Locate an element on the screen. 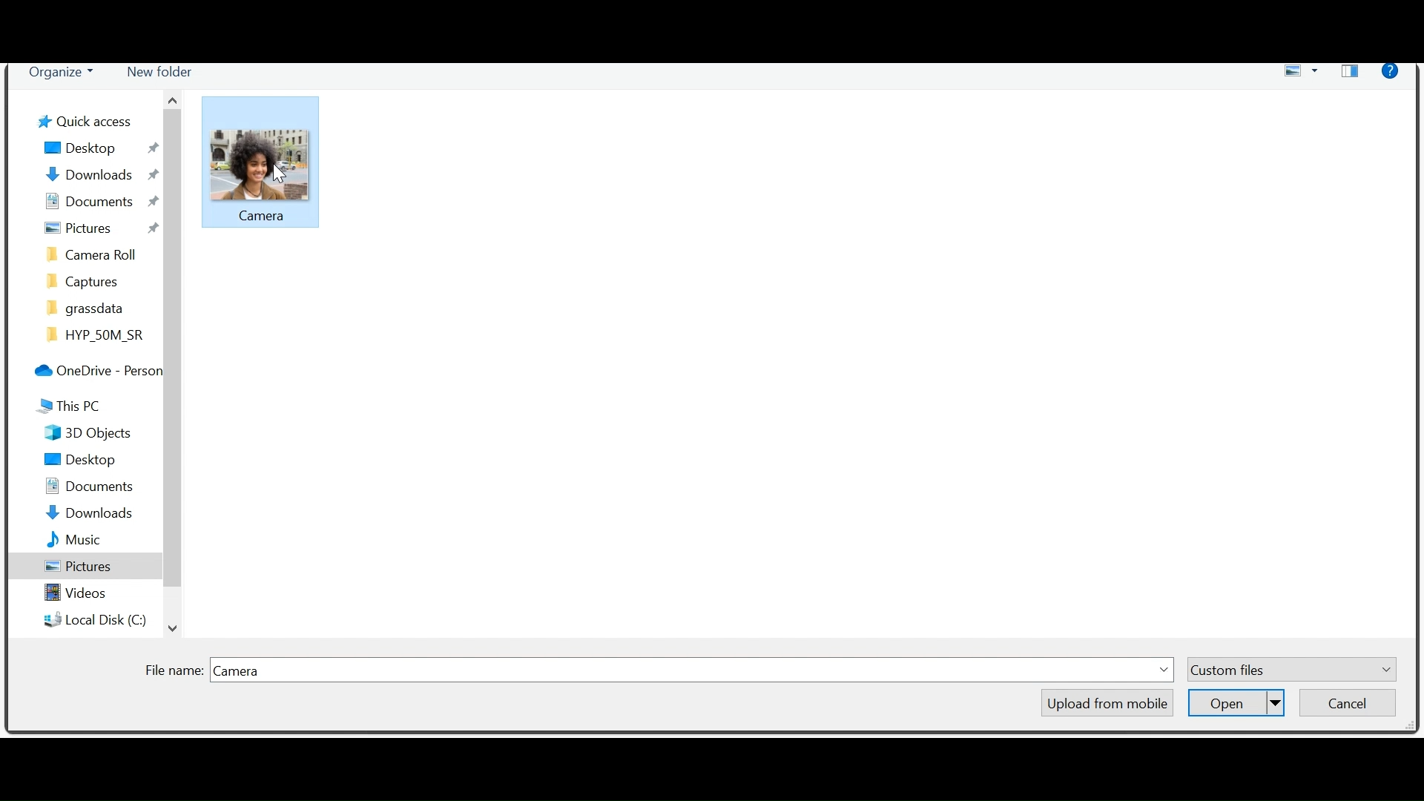 The image size is (1424, 801). Vertical Scrollbar is located at coordinates (172, 349).